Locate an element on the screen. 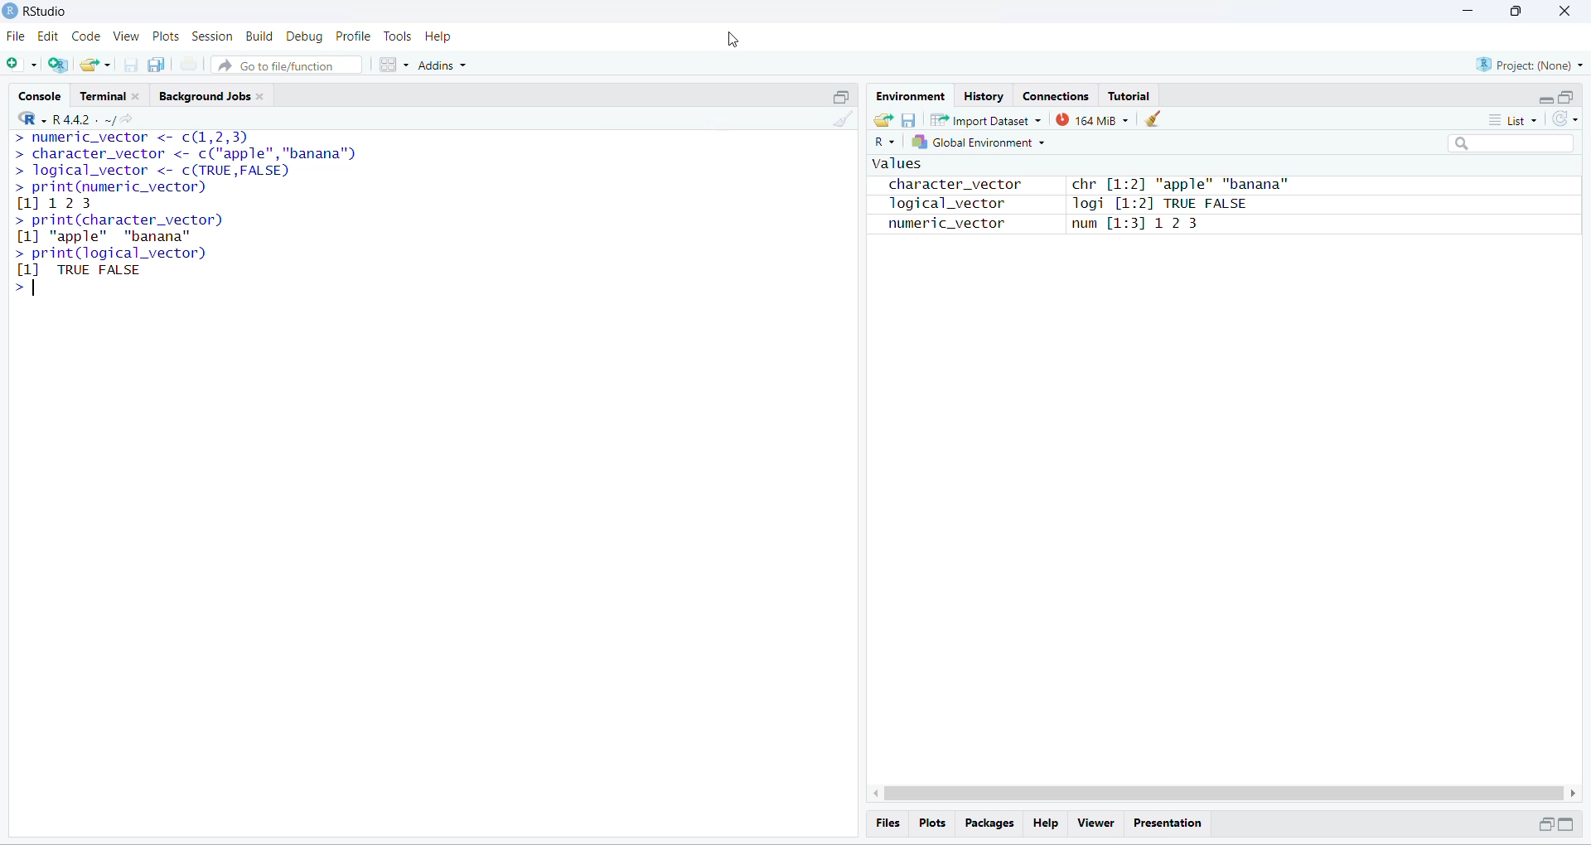 The width and height of the screenshot is (1591, 845). logi [1:2] TRUE FALSE is located at coordinates (1157, 205).